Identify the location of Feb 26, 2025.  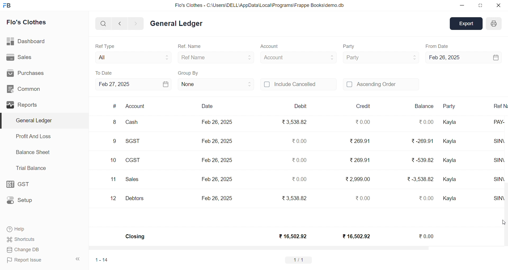
(217, 198).